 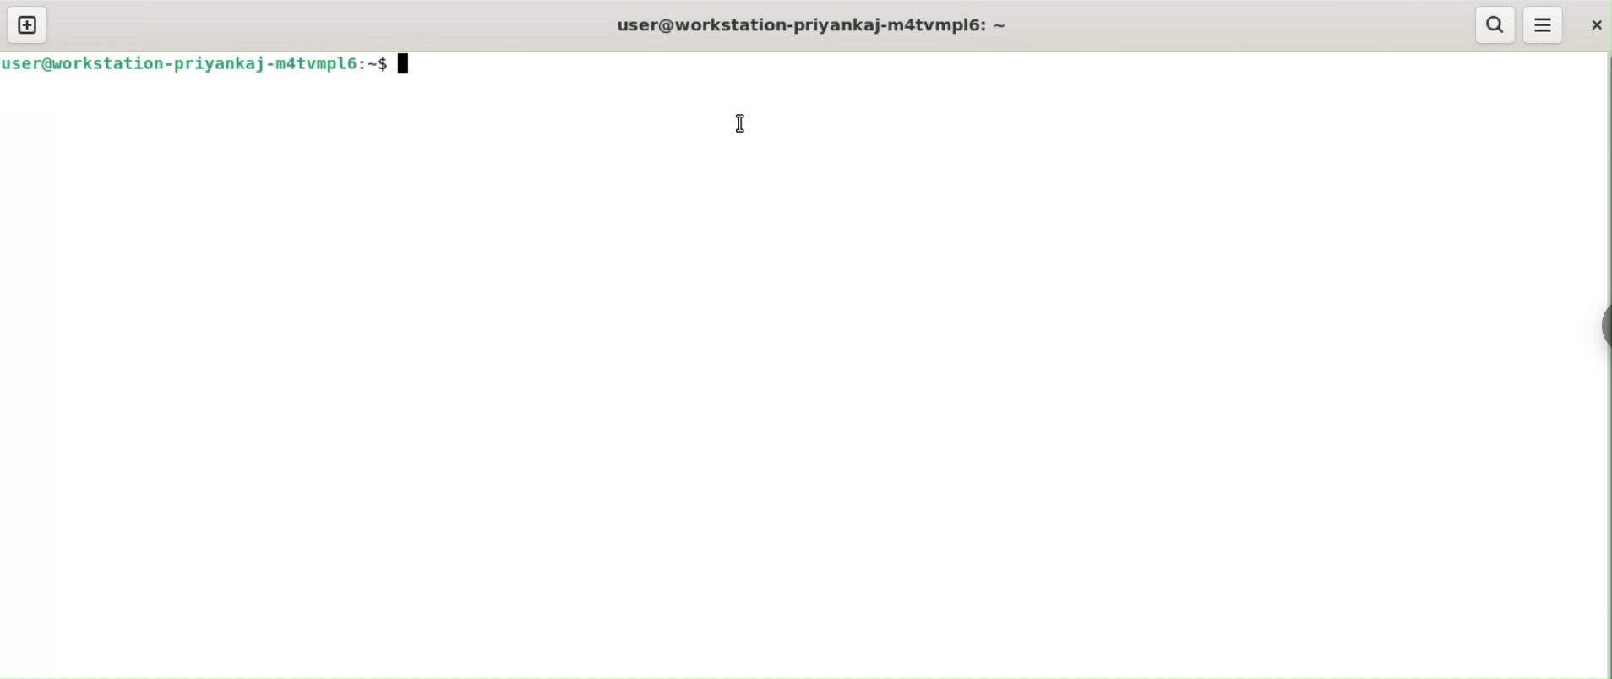 What do you see at coordinates (1604, 327) in the screenshot?
I see `sidebar` at bounding box center [1604, 327].